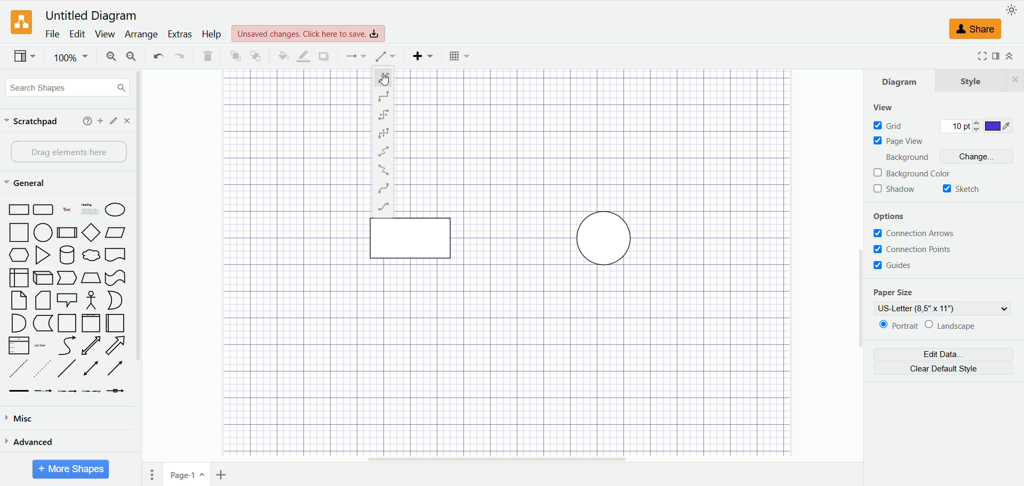  Describe the element at coordinates (43, 300) in the screenshot. I see `Folded Corner Page` at that location.